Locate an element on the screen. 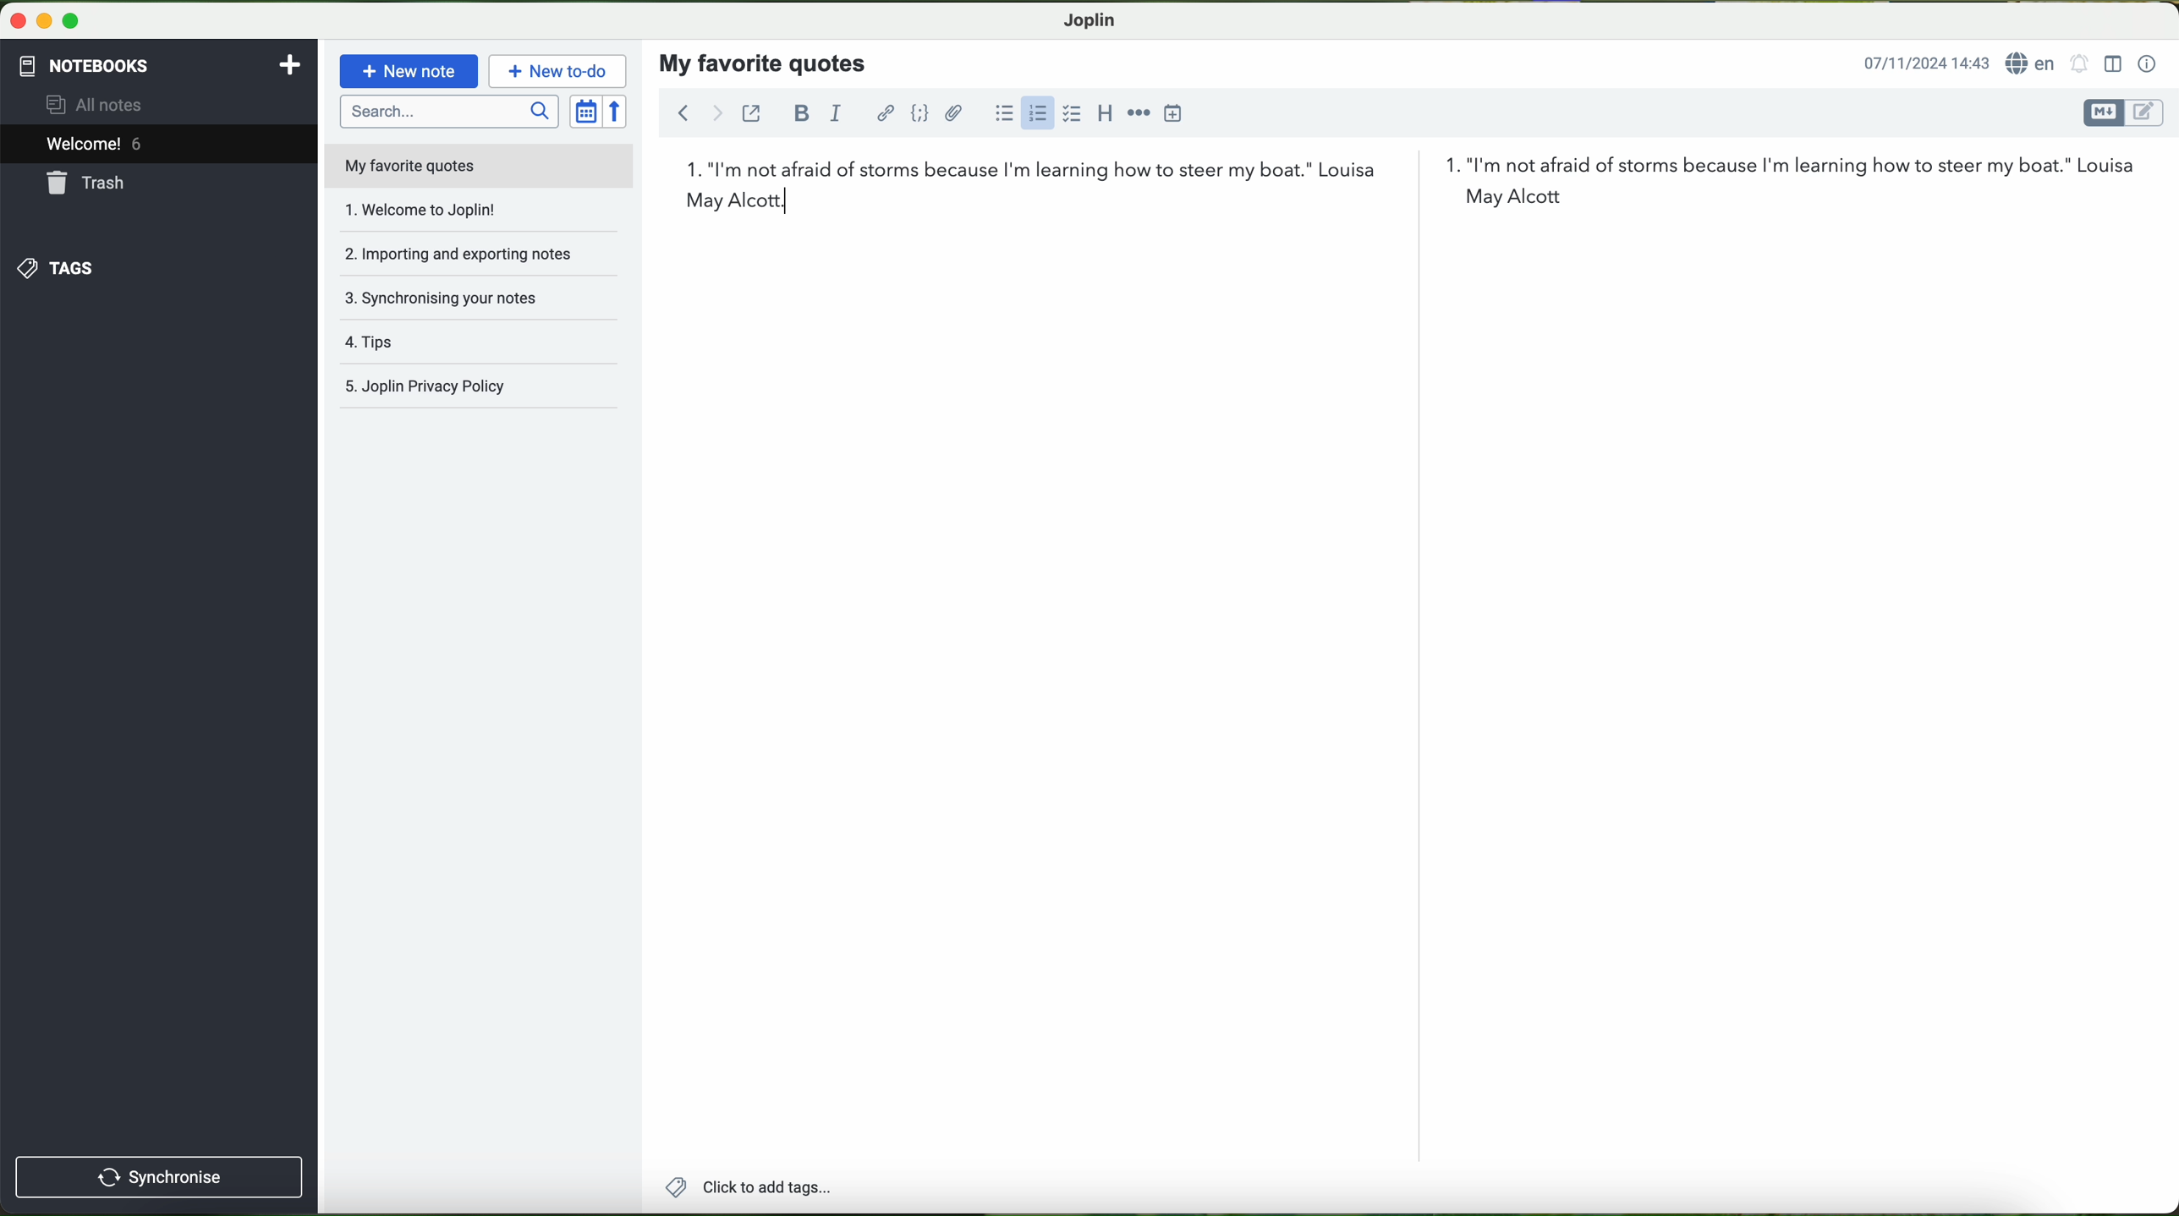  toggle sort order field is located at coordinates (583, 112).